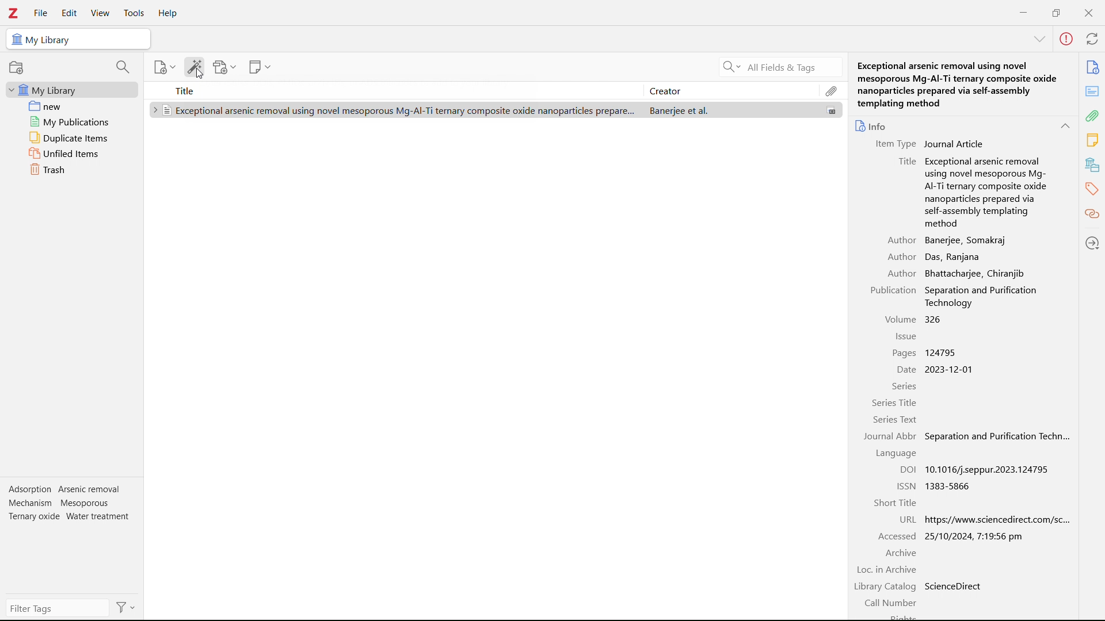  Describe the element at coordinates (893, 604) in the screenshot. I see `Call number` at that location.